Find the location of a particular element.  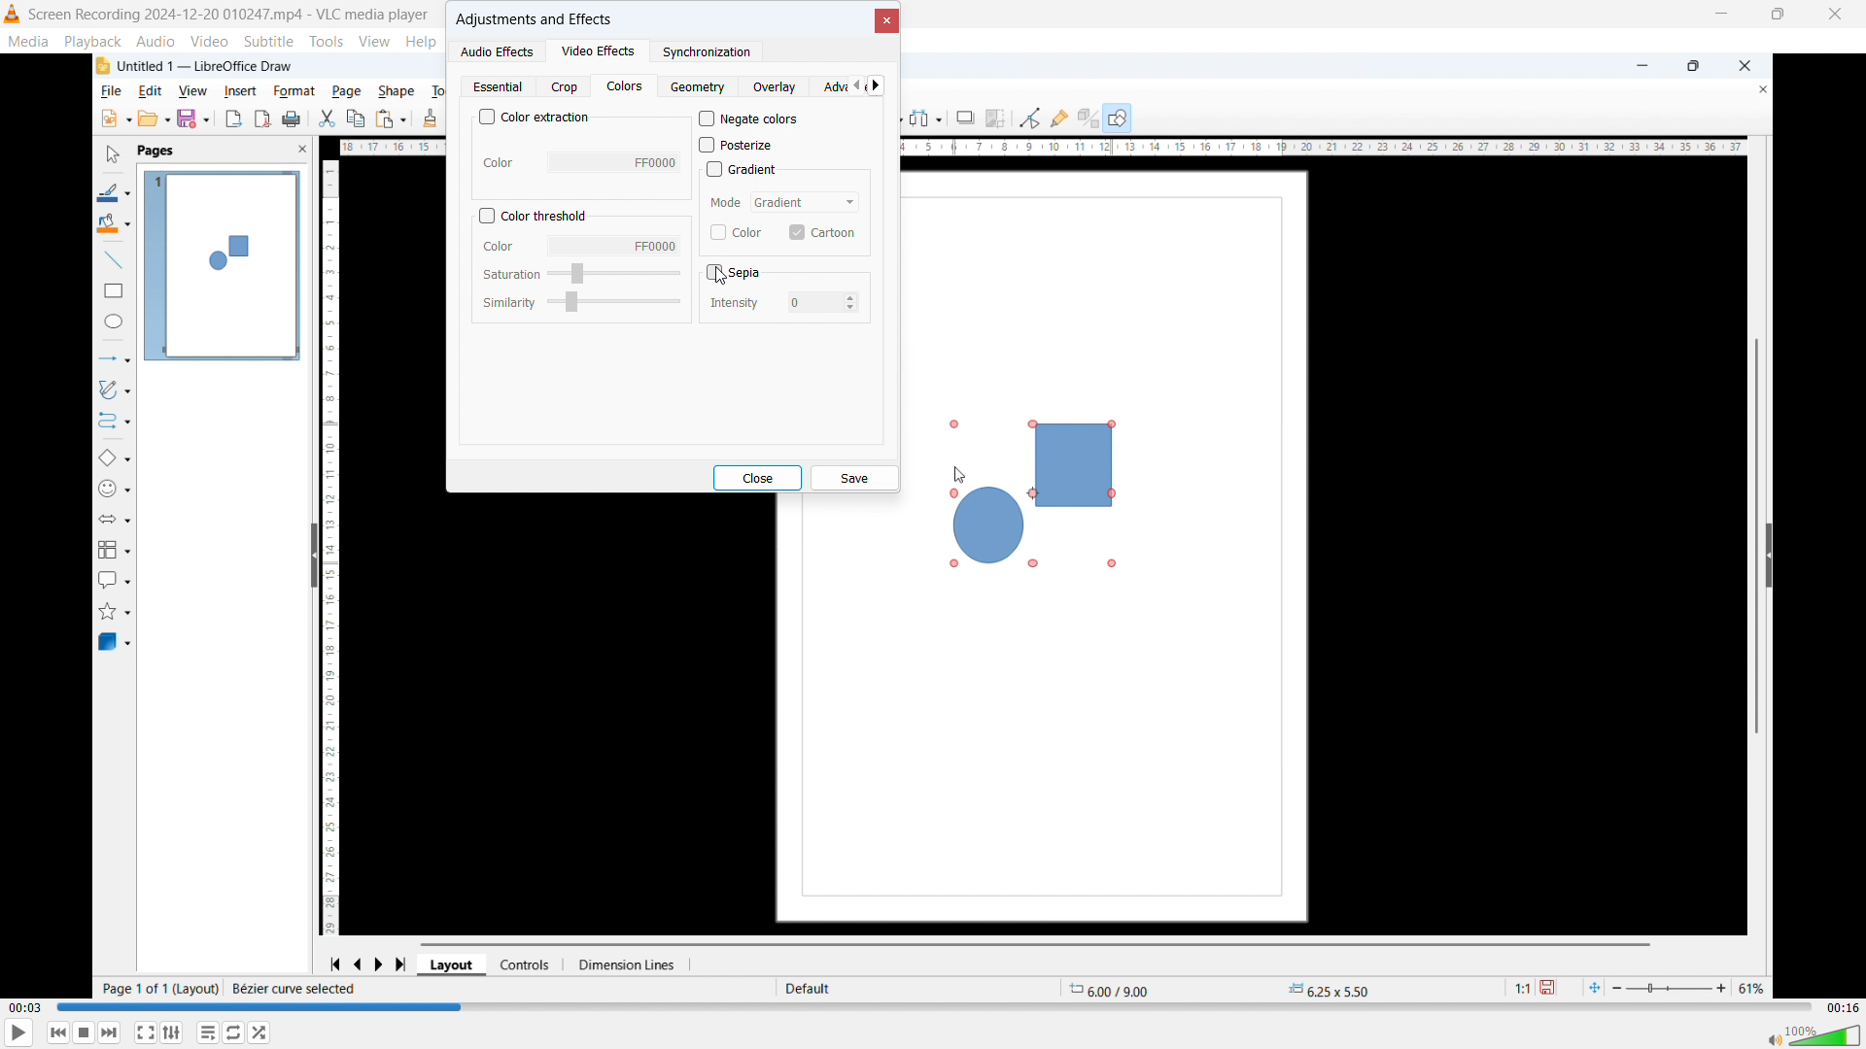

Time elapsed is located at coordinates (27, 1008).